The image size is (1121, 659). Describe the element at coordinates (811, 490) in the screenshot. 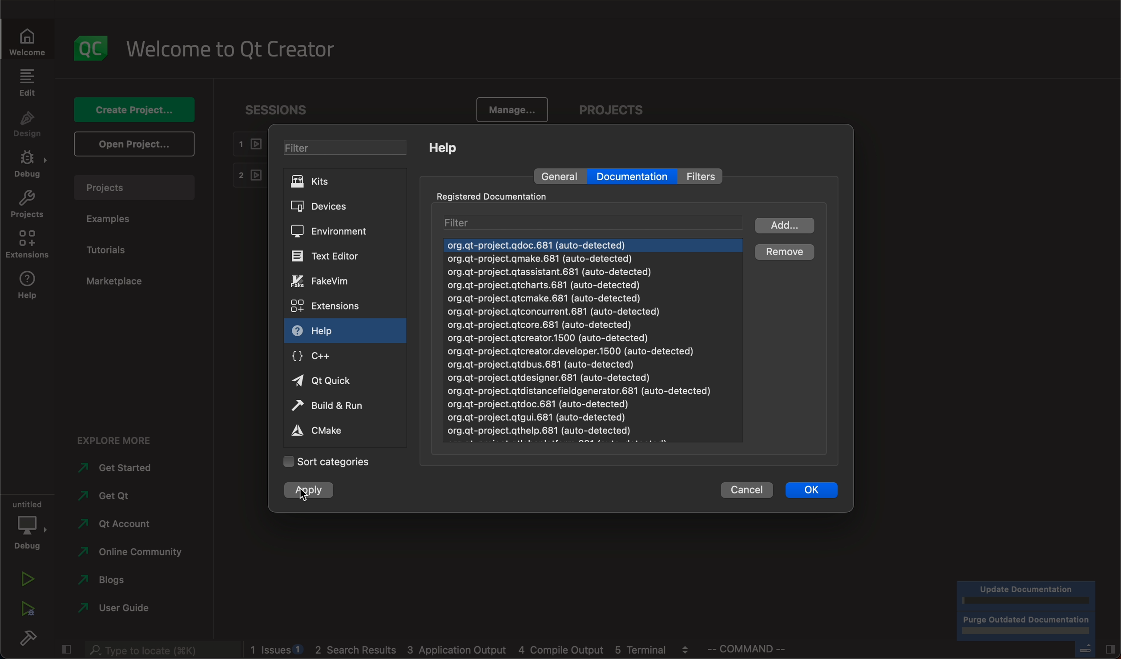

I see `ok` at that location.